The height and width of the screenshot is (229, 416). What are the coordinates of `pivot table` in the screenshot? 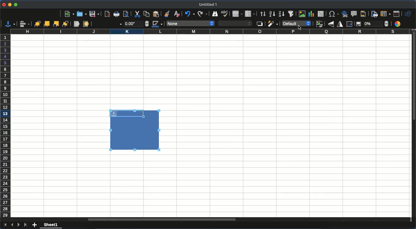 It's located at (322, 14).